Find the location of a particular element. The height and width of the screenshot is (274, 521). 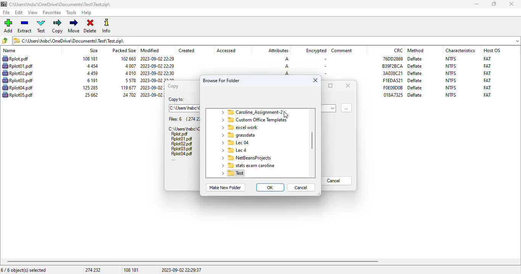

folder name is located at coordinates (234, 142).